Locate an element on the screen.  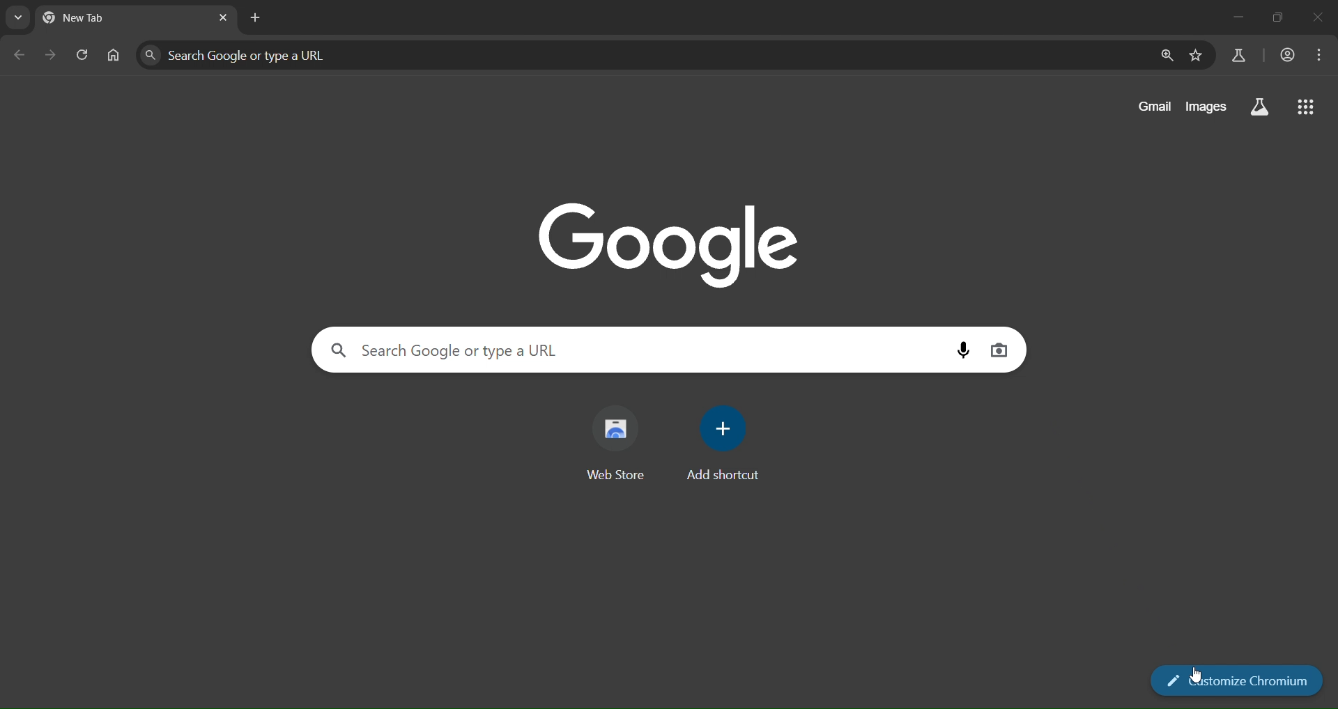
image search is located at coordinates (1002, 350).